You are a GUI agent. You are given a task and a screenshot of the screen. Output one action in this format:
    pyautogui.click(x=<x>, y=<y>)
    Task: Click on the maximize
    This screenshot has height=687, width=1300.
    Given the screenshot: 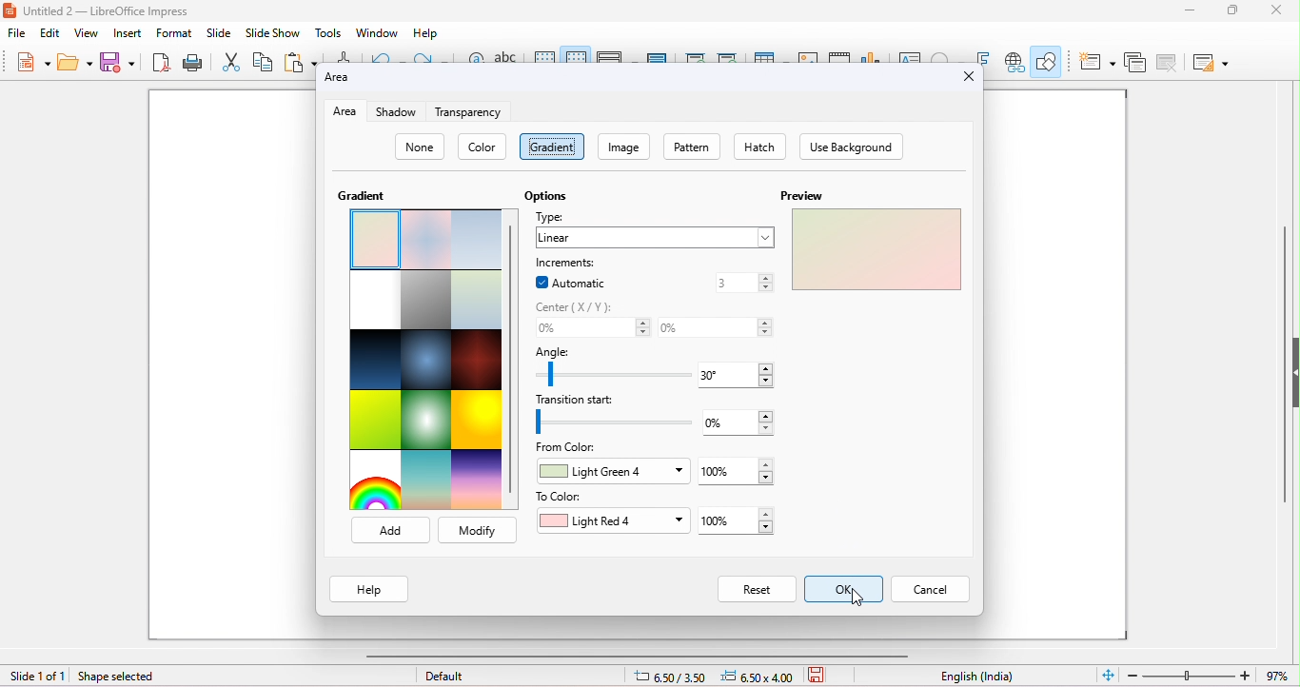 What is the action you would take?
    pyautogui.click(x=1235, y=10)
    